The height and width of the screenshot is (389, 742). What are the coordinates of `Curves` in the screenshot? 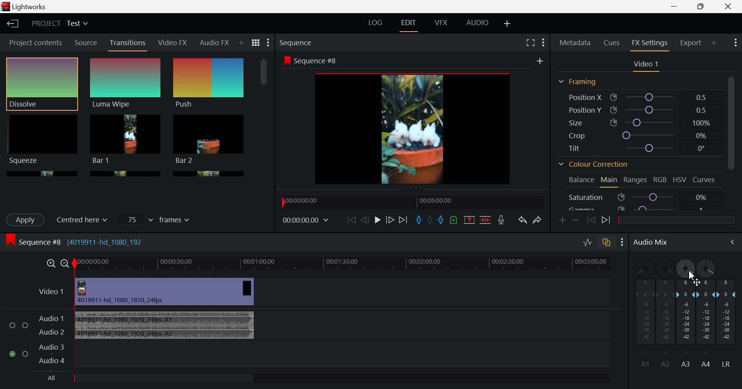 It's located at (703, 179).